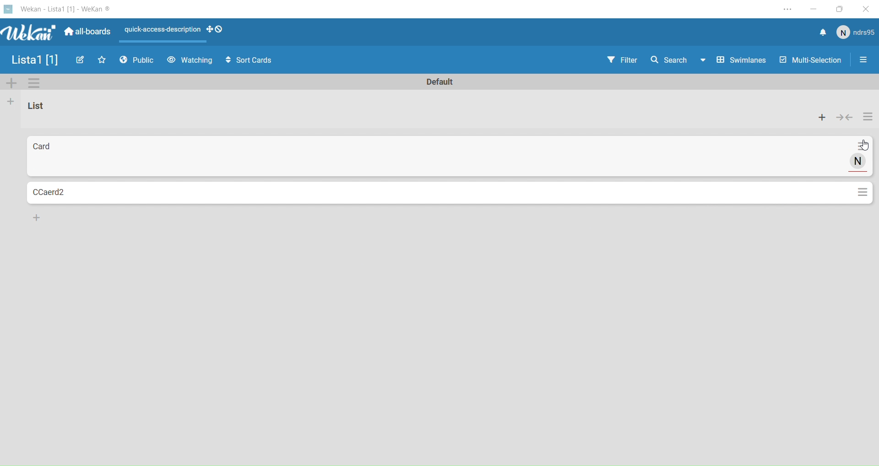 The width and height of the screenshot is (879, 466). Describe the element at coordinates (817, 9) in the screenshot. I see `Minimize` at that location.